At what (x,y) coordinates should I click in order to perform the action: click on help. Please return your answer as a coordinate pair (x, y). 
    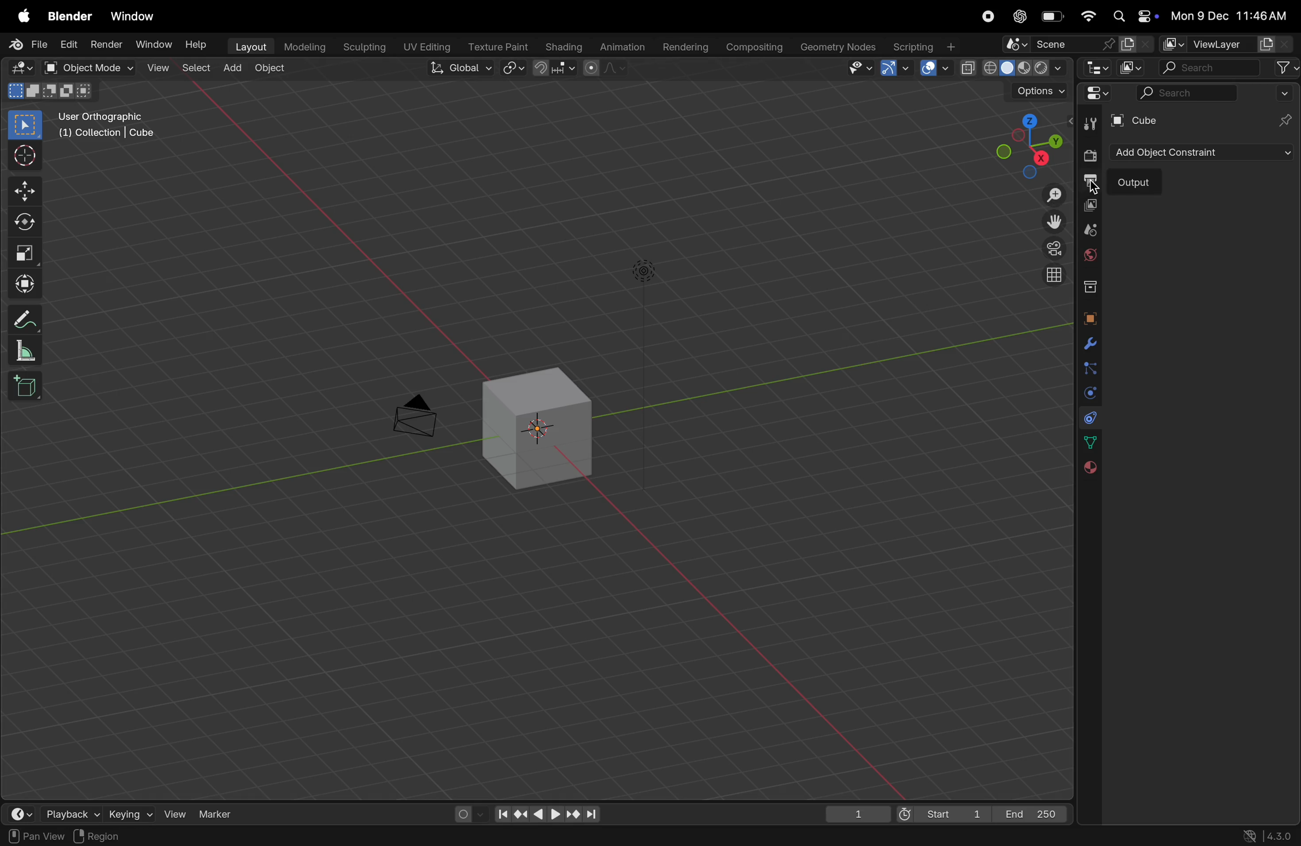
    Looking at the image, I should click on (196, 44).